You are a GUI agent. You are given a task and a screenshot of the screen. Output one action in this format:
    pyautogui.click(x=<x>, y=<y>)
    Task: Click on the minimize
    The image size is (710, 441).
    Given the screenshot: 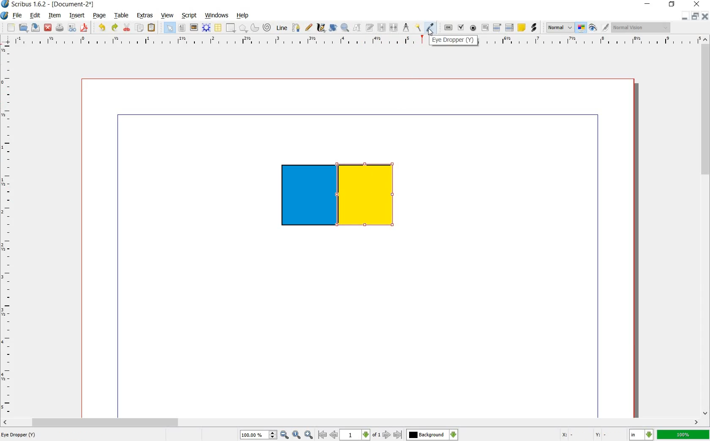 What is the action you would take?
    pyautogui.click(x=685, y=16)
    